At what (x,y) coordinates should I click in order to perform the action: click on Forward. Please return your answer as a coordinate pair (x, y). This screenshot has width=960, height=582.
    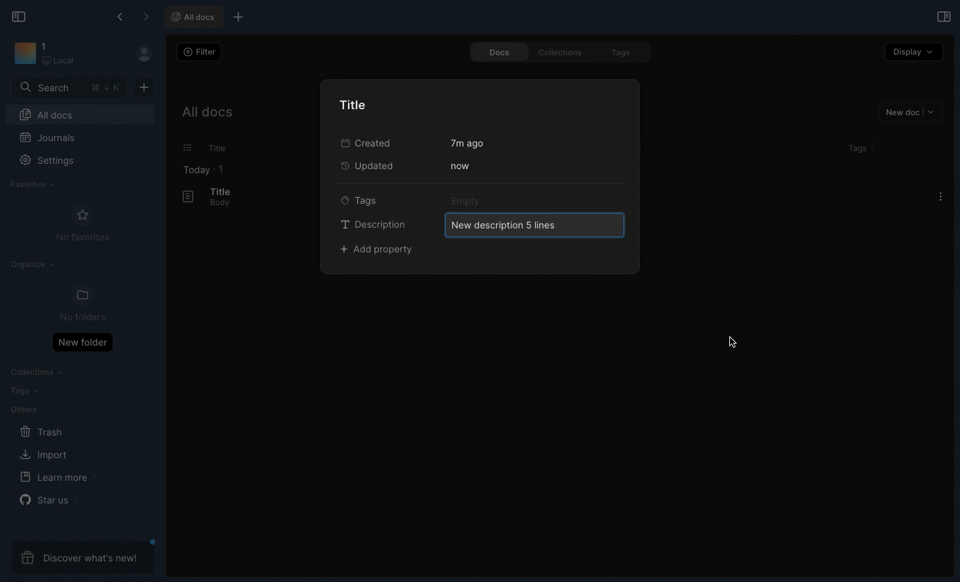
    Looking at the image, I should click on (146, 18).